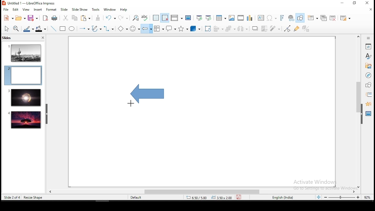  What do you see at coordinates (55, 18) in the screenshot?
I see `print` at bounding box center [55, 18].